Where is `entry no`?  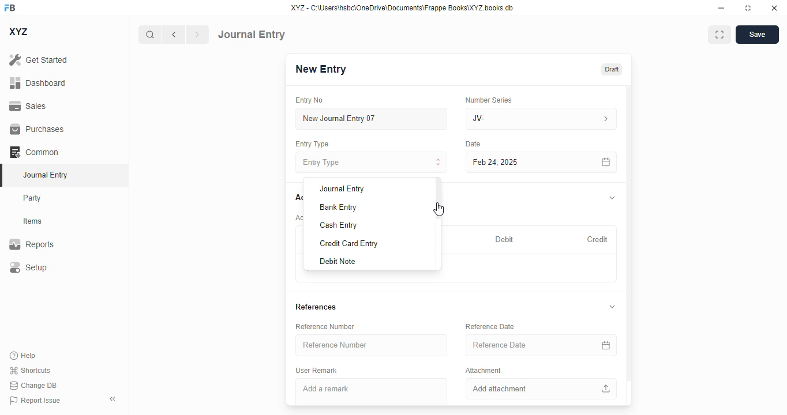
entry no is located at coordinates (310, 100).